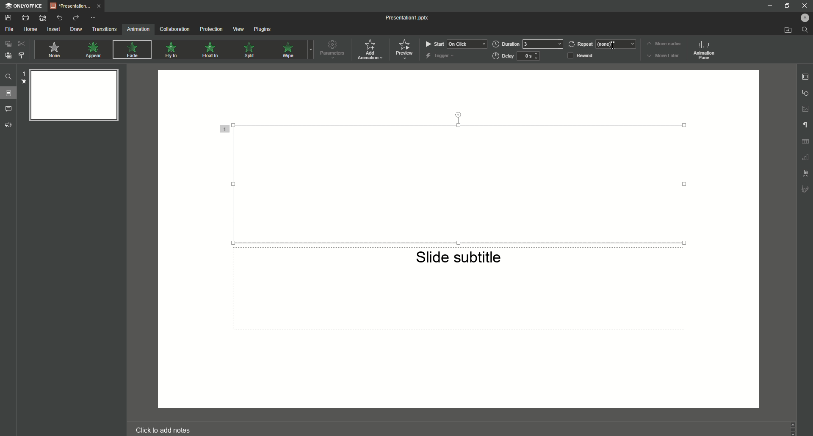 The image size is (813, 436). What do you see at coordinates (805, 76) in the screenshot?
I see `Slide settings` at bounding box center [805, 76].